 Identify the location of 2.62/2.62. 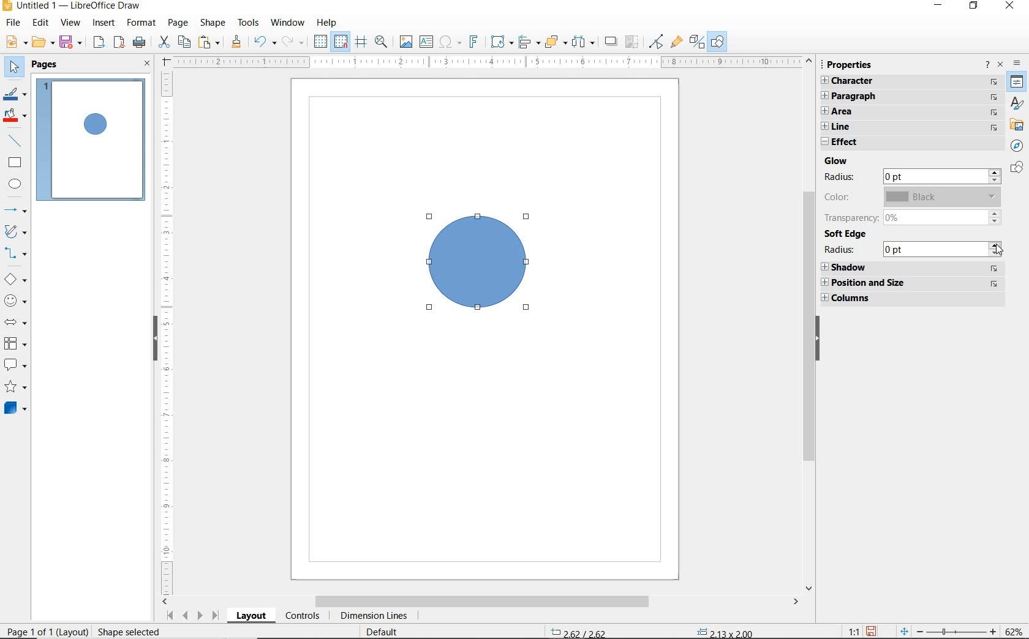
(580, 632).